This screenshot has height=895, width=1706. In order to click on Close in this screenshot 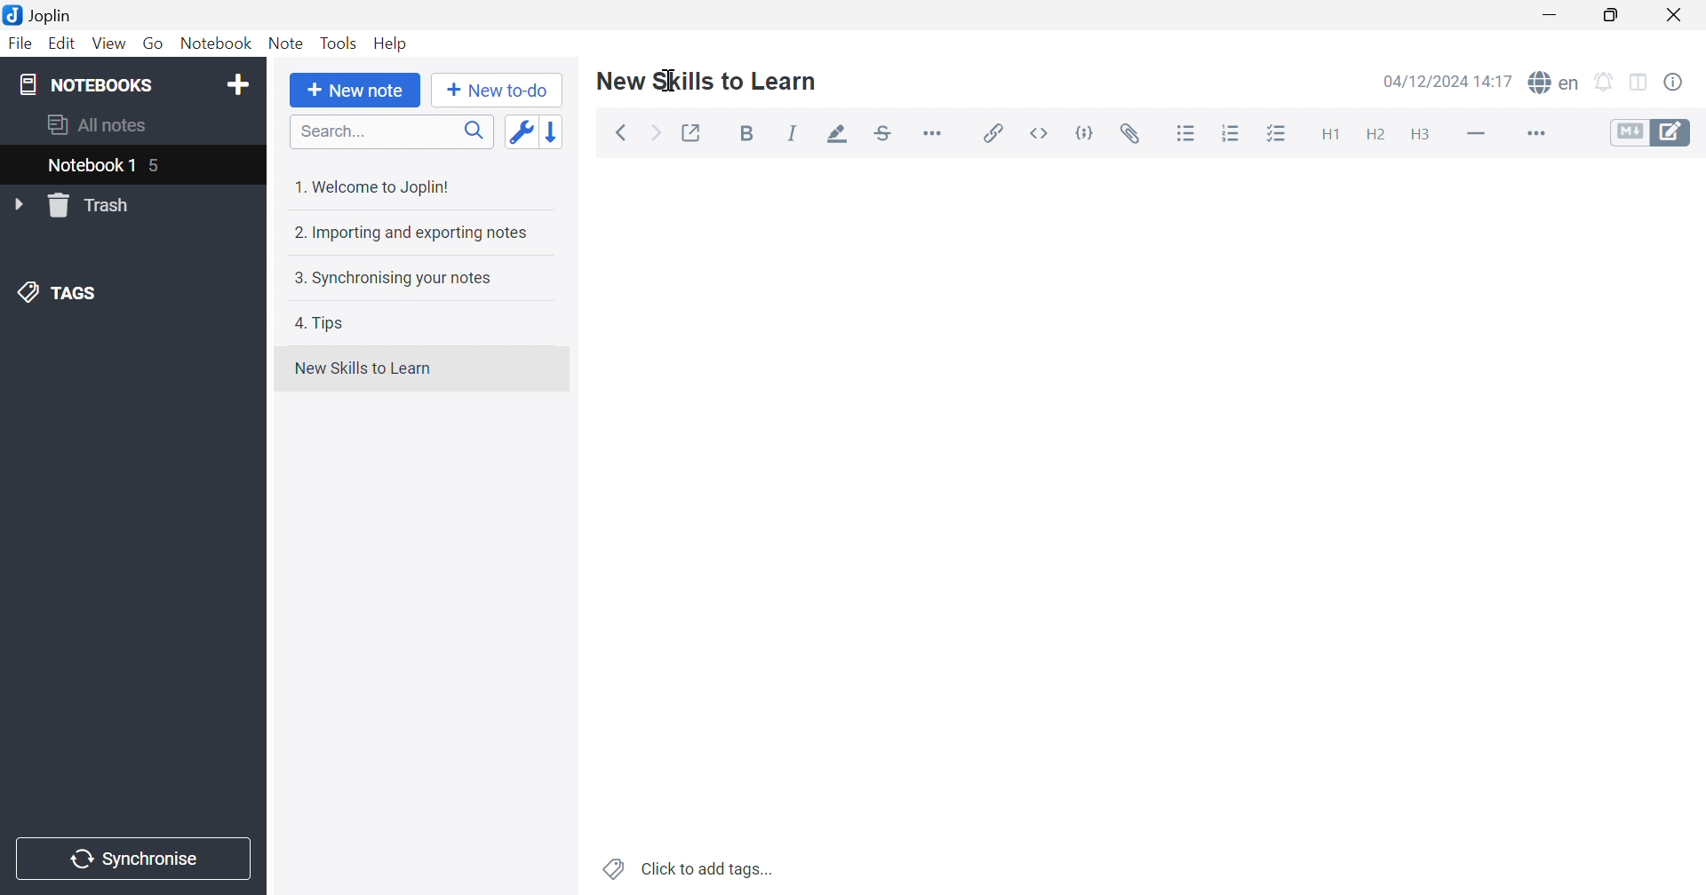, I will do `click(1675, 16)`.